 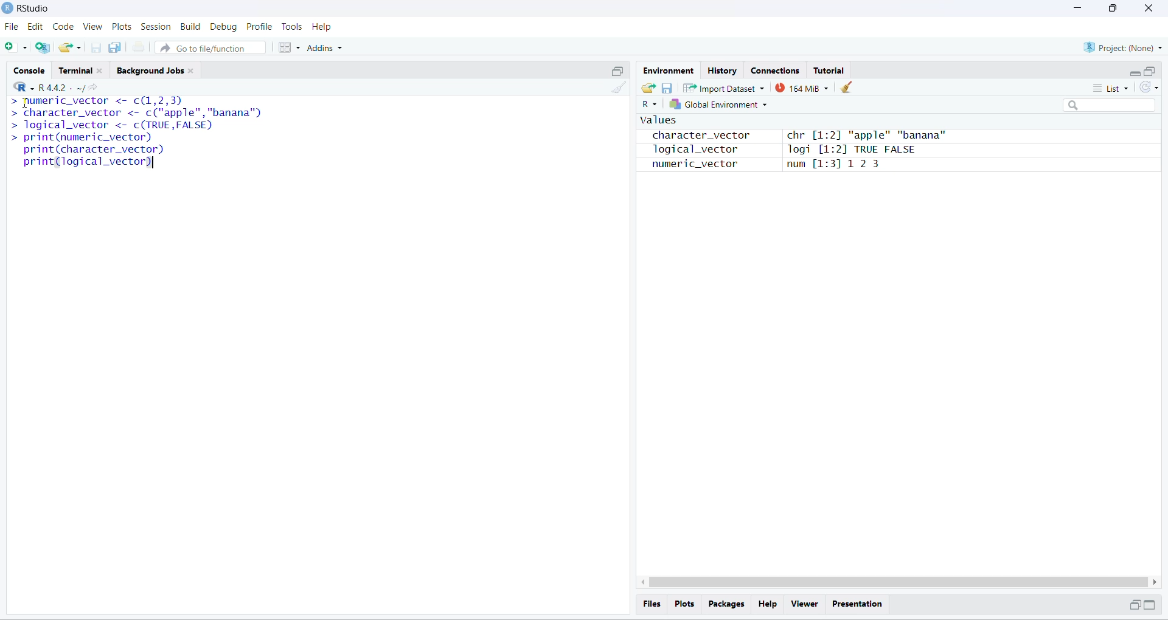 What do you see at coordinates (858, 605) in the screenshot?
I see `Presentation` at bounding box center [858, 605].